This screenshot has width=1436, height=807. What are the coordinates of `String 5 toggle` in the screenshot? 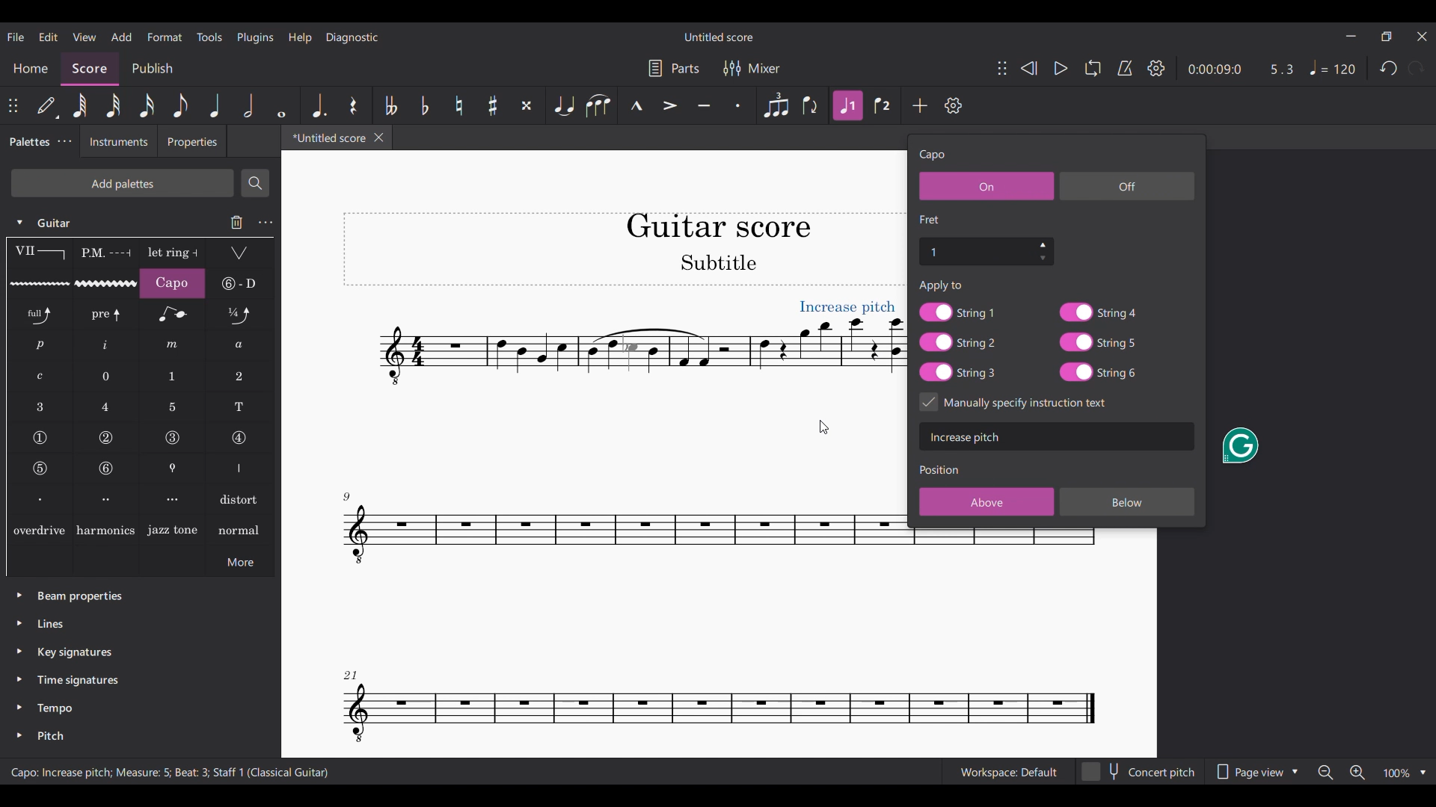 It's located at (1100, 341).